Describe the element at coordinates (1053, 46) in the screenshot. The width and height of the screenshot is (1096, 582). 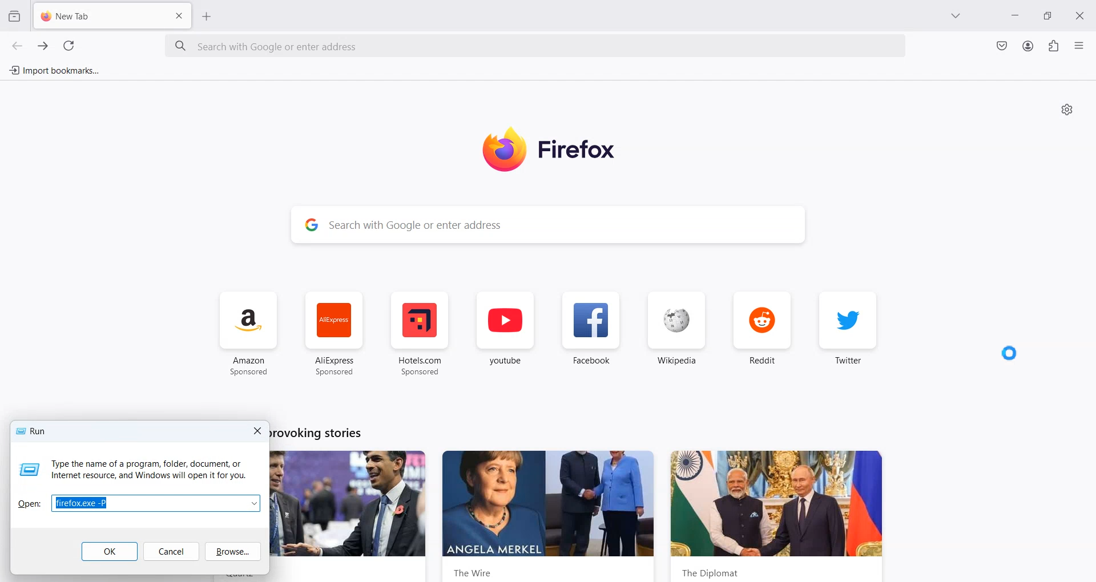
I see `Extensions` at that location.